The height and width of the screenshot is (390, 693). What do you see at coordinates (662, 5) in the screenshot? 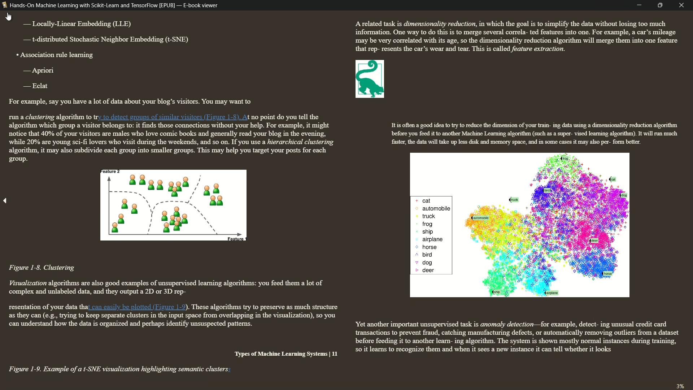
I see `maximize` at bounding box center [662, 5].